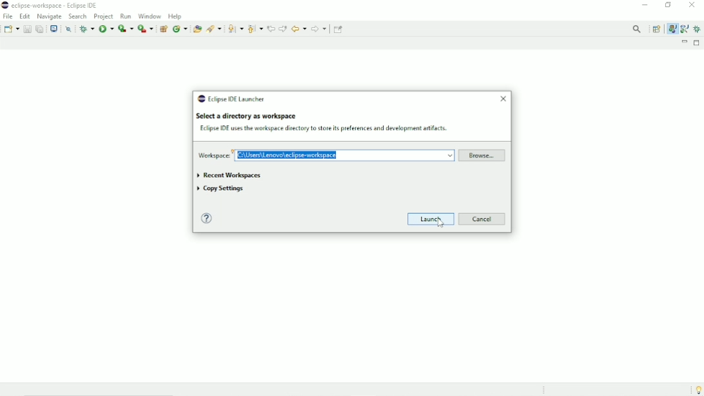  What do you see at coordinates (441, 223) in the screenshot?
I see `Cursor` at bounding box center [441, 223].